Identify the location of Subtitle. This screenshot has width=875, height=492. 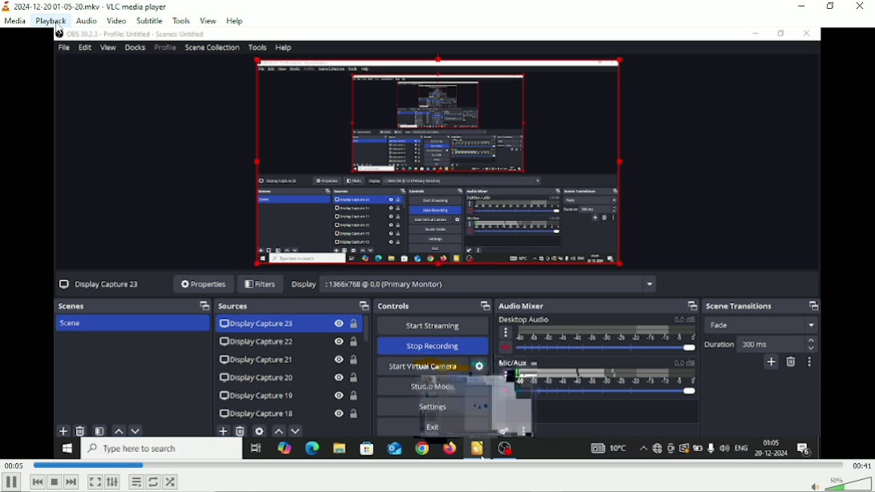
(149, 20).